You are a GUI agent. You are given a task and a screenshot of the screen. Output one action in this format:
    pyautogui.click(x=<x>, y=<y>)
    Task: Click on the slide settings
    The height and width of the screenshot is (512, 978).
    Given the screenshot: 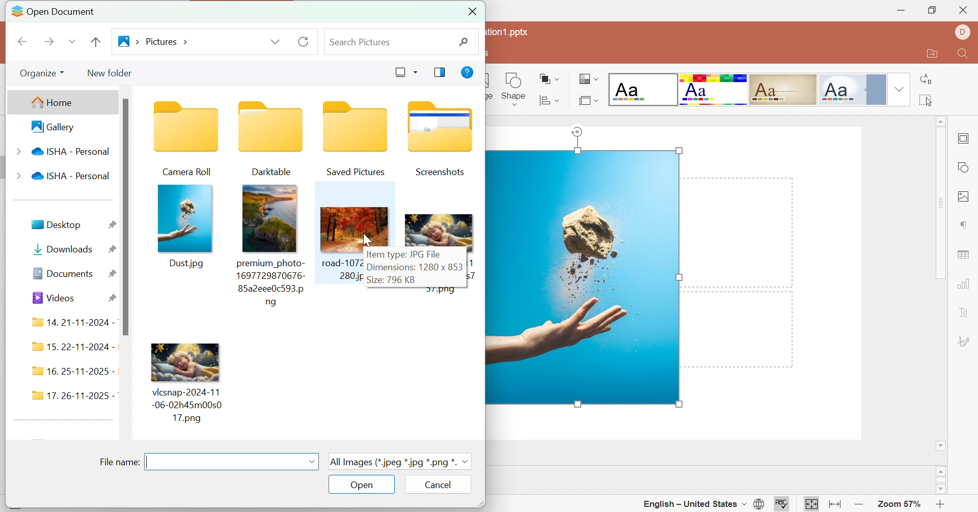 What is the action you would take?
    pyautogui.click(x=966, y=138)
    